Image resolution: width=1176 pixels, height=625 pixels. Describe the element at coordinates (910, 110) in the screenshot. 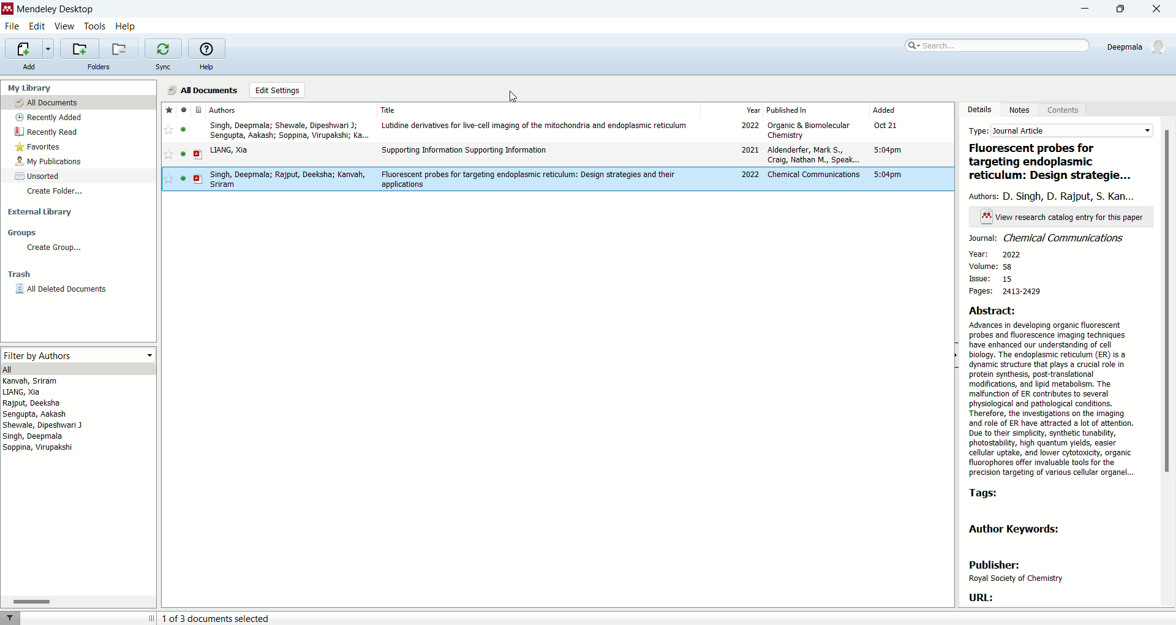

I see `added` at that location.